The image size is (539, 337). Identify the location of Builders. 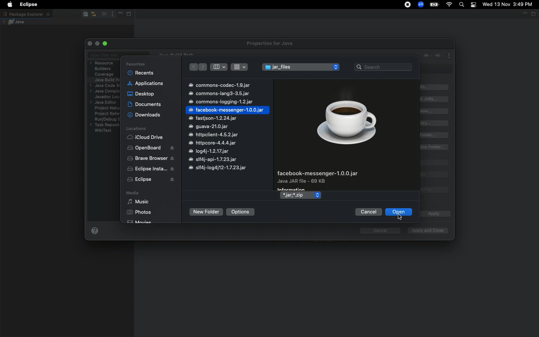
(103, 69).